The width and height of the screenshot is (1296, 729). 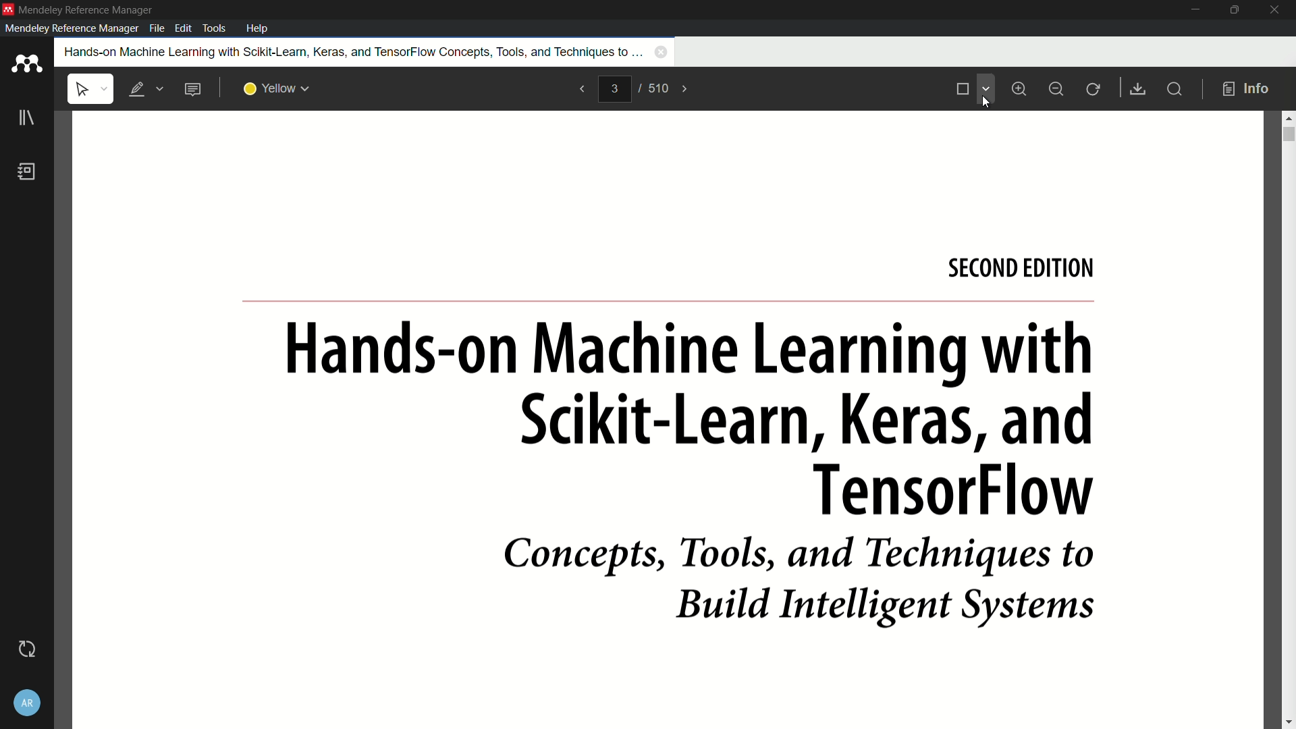 I want to click on info, so click(x=1247, y=90).